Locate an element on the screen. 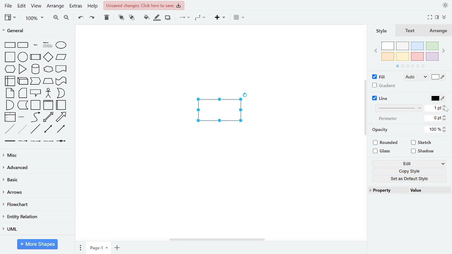 Image resolution: width=452 pixels, height=254 pixels. line is located at coordinates (381, 98).